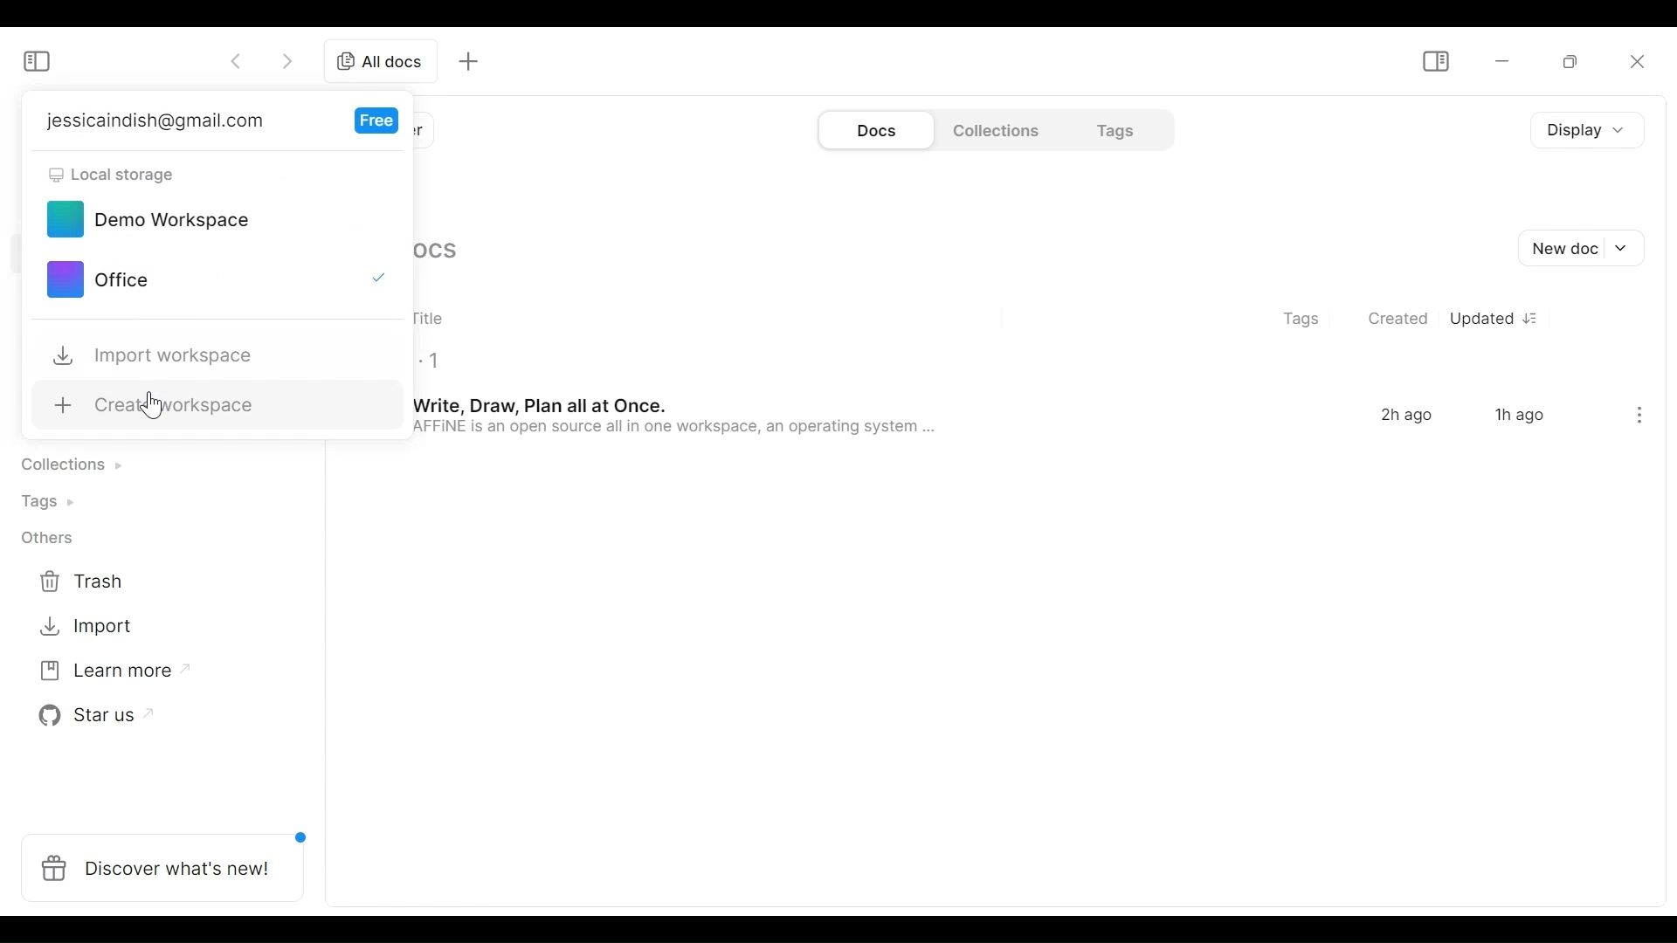  Describe the element at coordinates (216, 218) in the screenshot. I see `Demo Workspace` at that location.